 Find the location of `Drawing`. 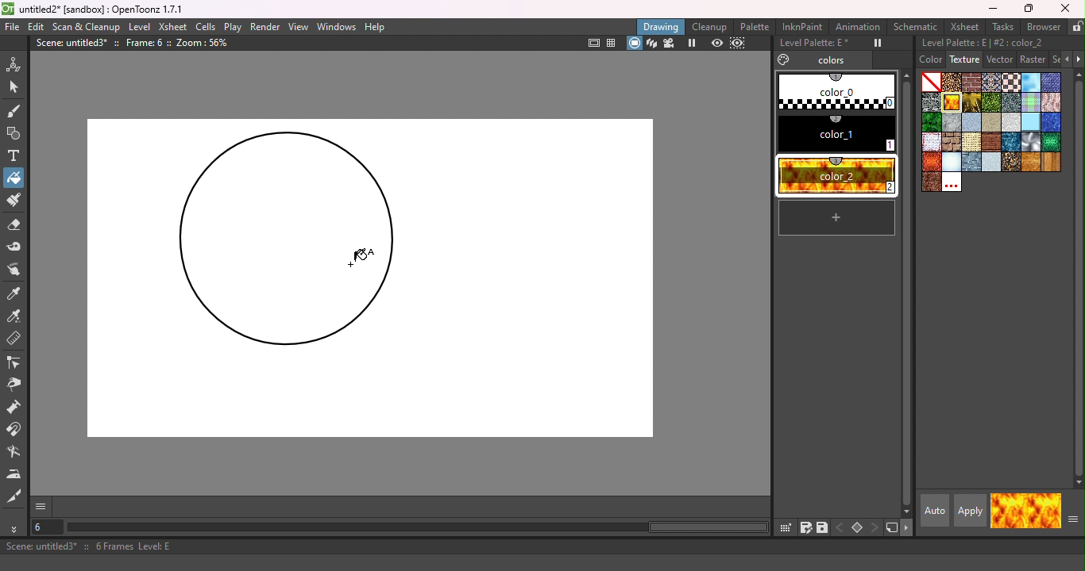

Drawing is located at coordinates (662, 26).